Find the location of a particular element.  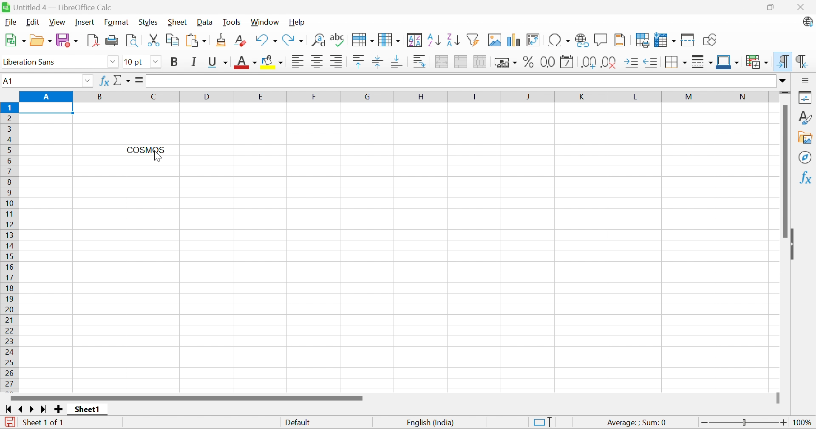

Export as PDF is located at coordinates (94, 40).